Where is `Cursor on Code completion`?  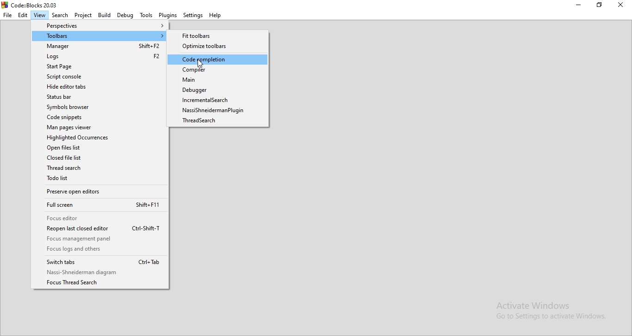
Cursor on Code completion is located at coordinates (202, 63).